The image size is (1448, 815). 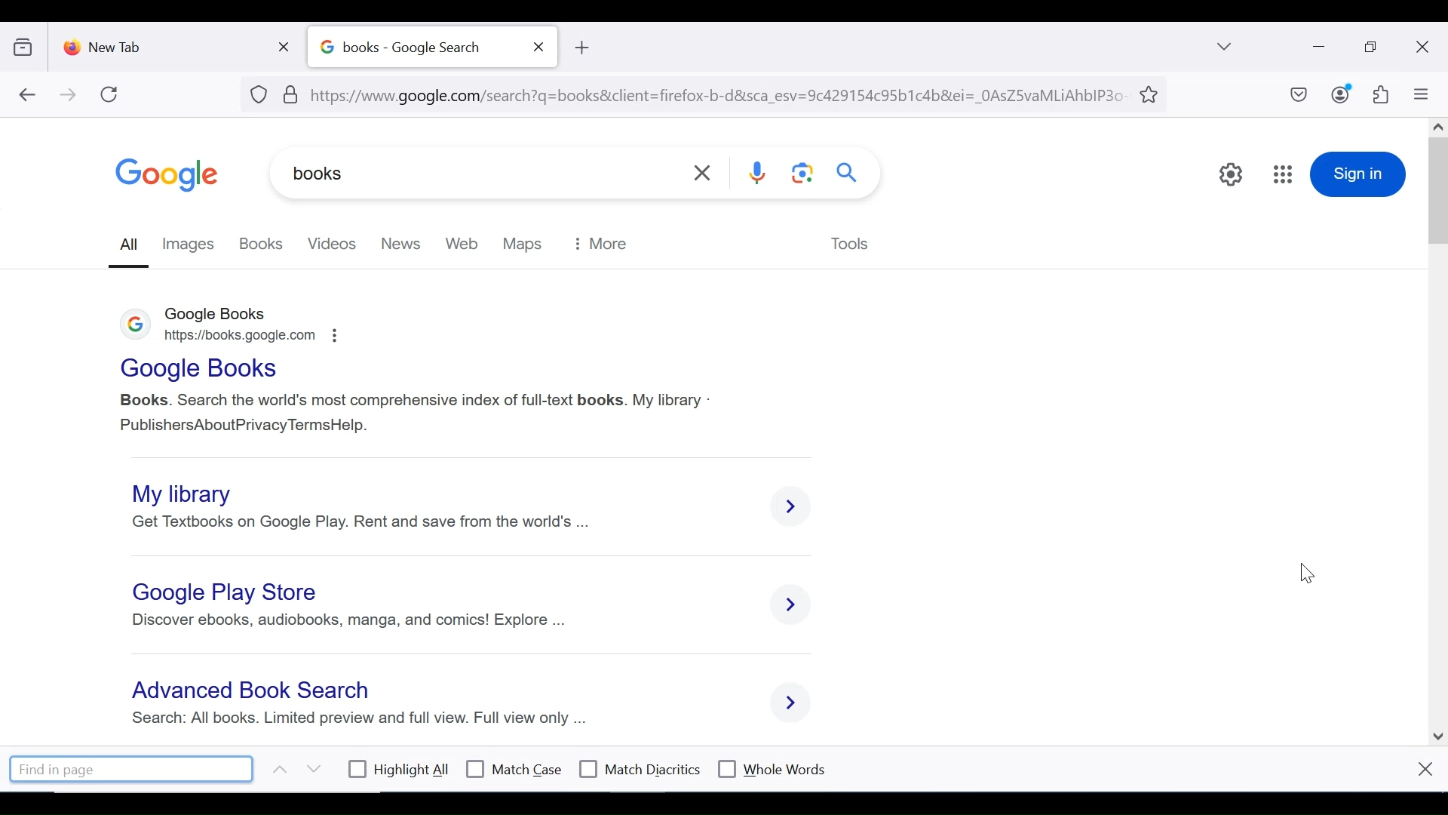 I want to click on Google Play Store, so click(x=230, y=591).